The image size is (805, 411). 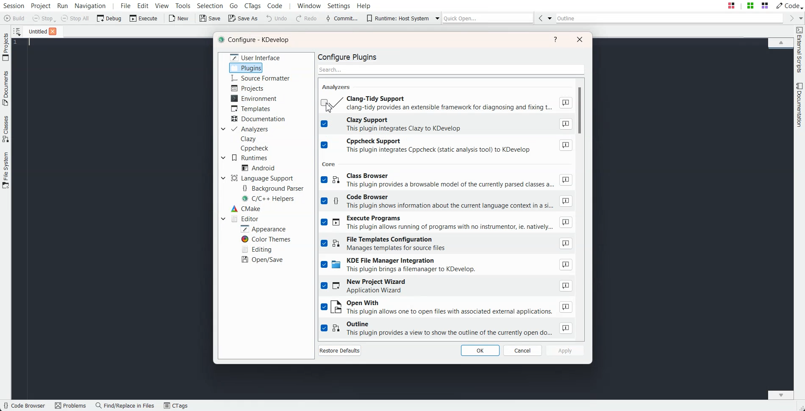 What do you see at coordinates (244, 218) in the screenshot?
I see `Editor` at bounding box center [244, 218].